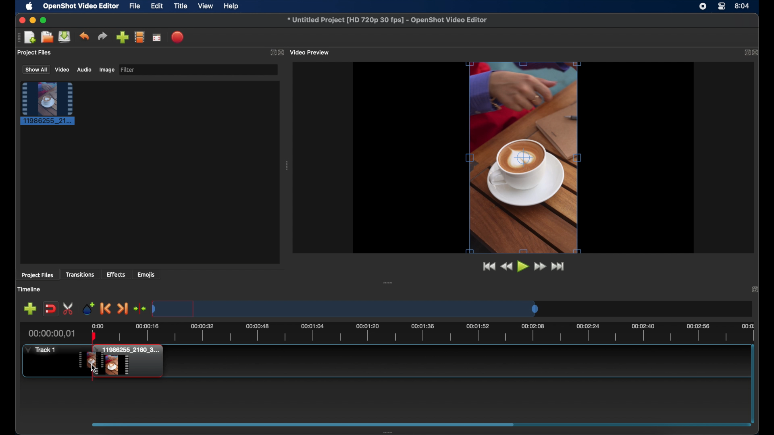 The width and height of the screenshot is (774, 435). What do you see at coordinates (85, 36) in the screenshot?
I see `undo` at bounding box center [85, 36].